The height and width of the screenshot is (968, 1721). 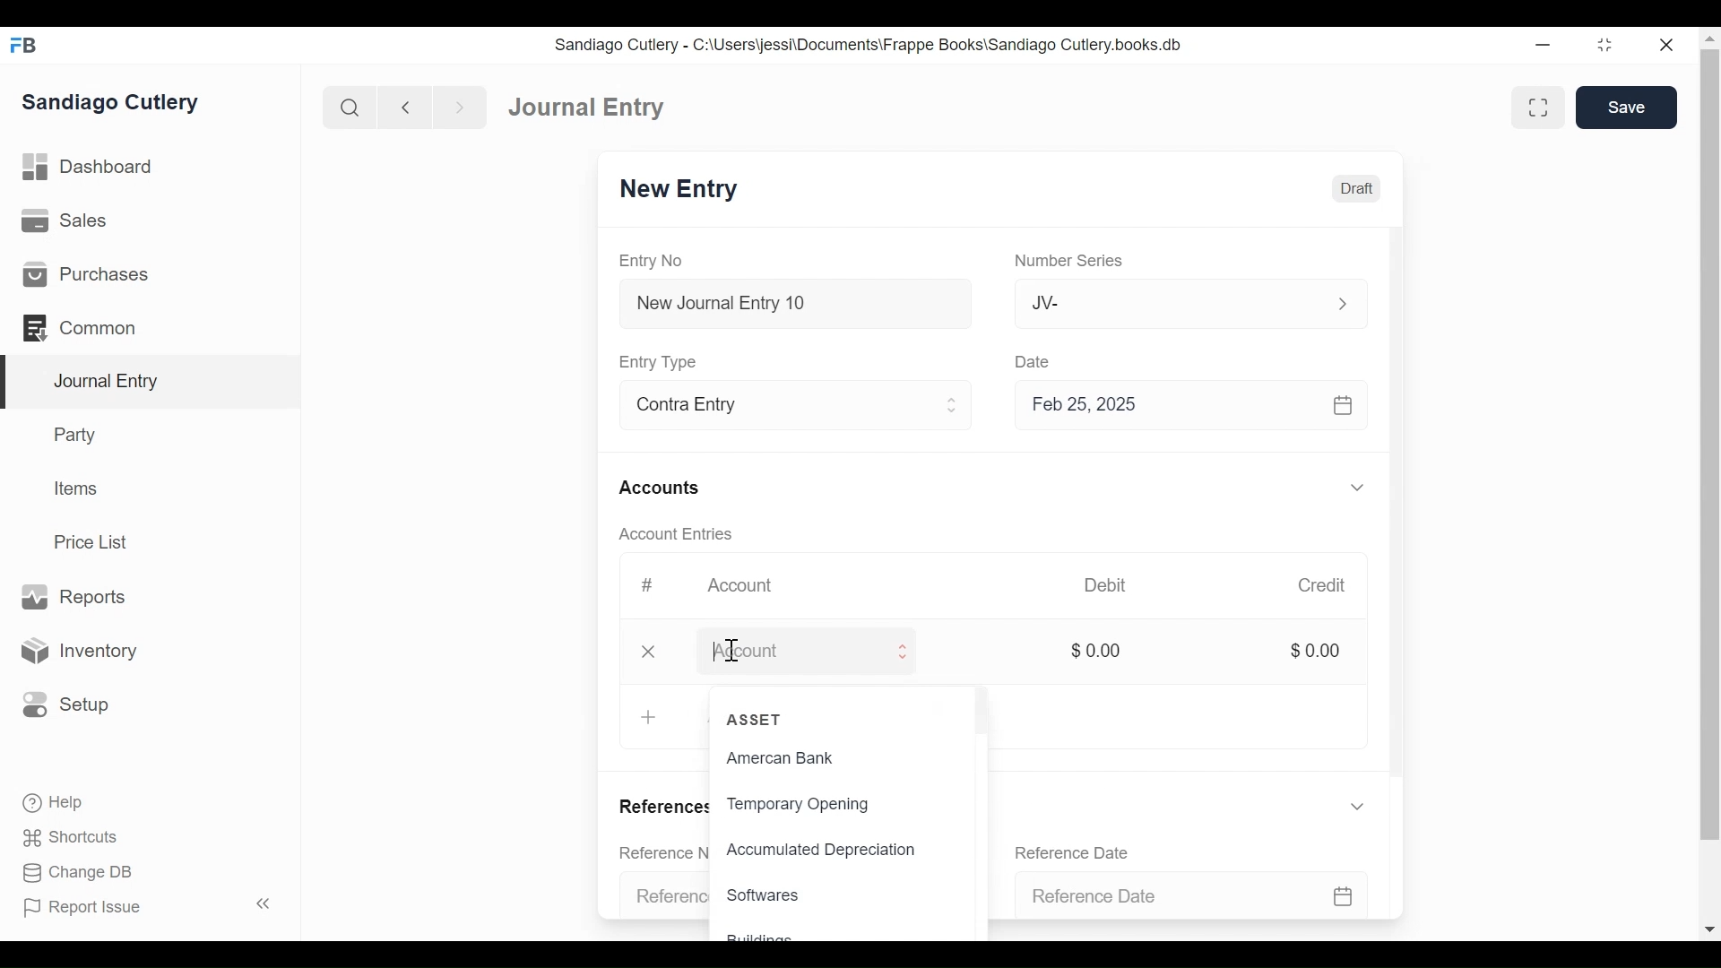 What do you see at coordinates (1361, 187) in the screenshot?
I see `Draft` at bounding box center [1361, 187].